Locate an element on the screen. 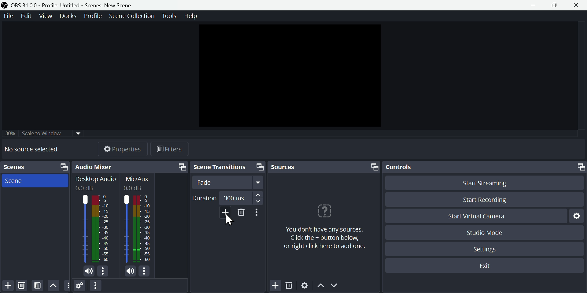 The width and height of the screenshot is (587, 293).  is located at coordinates (69, 16).